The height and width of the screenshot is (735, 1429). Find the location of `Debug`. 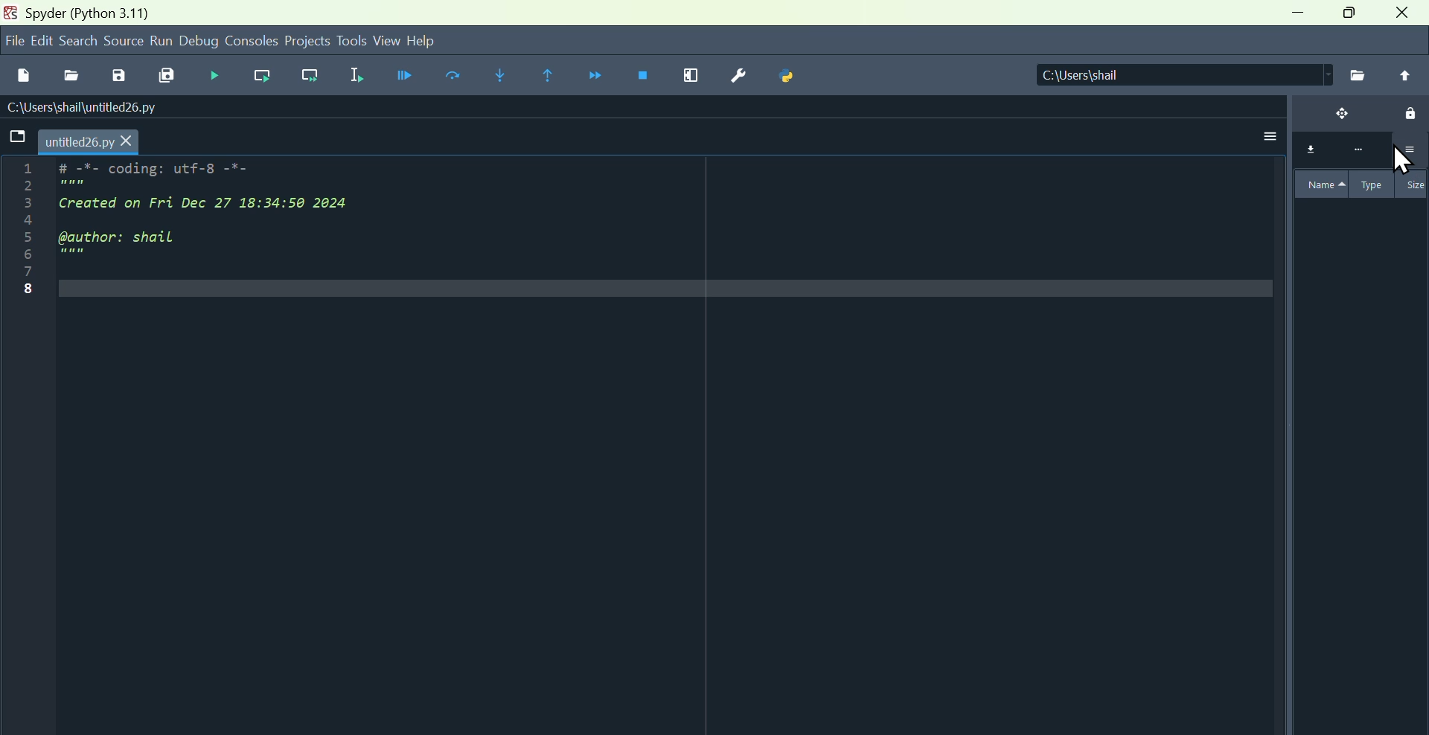

Debug is located at coordinates (200, 42).